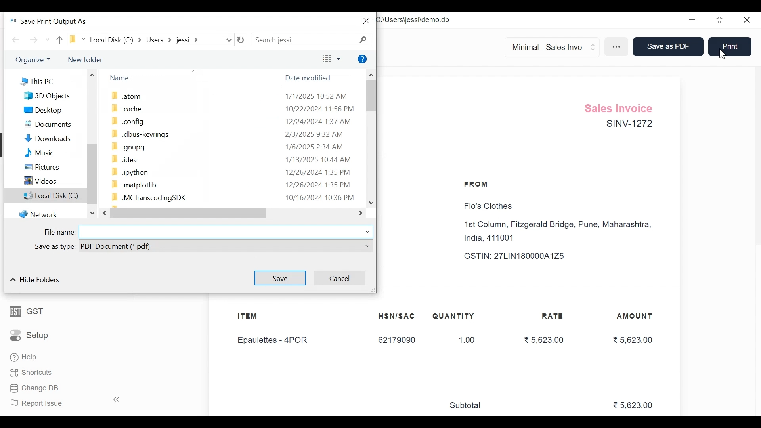 The height and width of the screenshot is (428, 761). I want to click on Minimize, so click(692, 20).